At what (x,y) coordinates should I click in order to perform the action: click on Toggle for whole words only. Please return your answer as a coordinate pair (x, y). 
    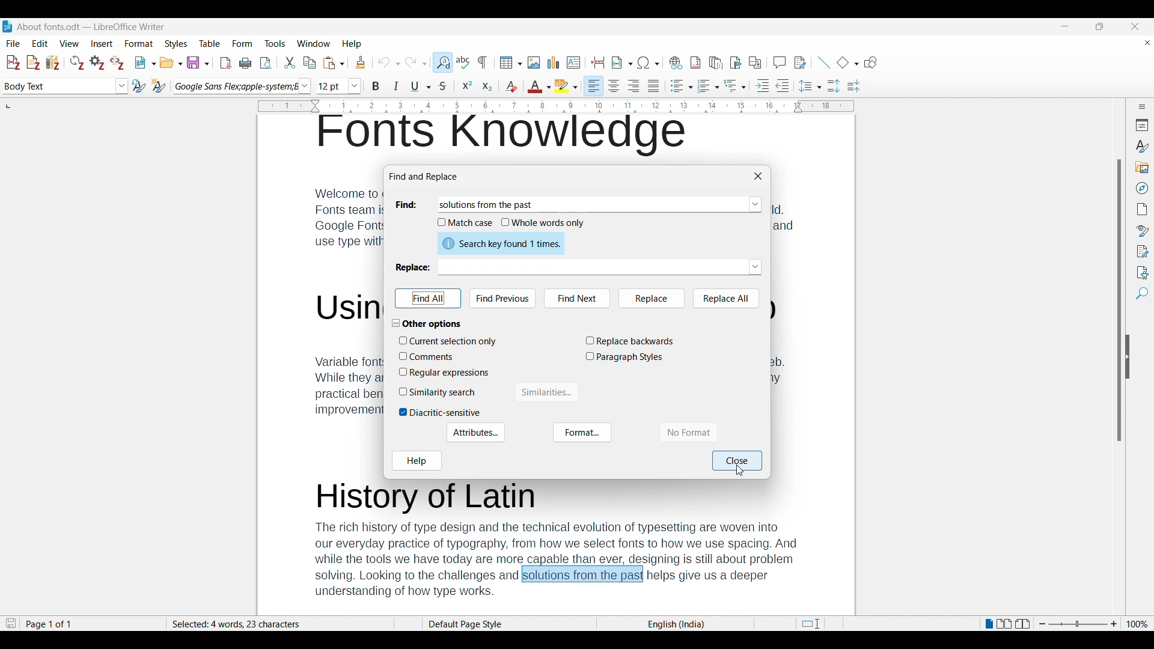
    Looking at the image, I should click on (543, 223).